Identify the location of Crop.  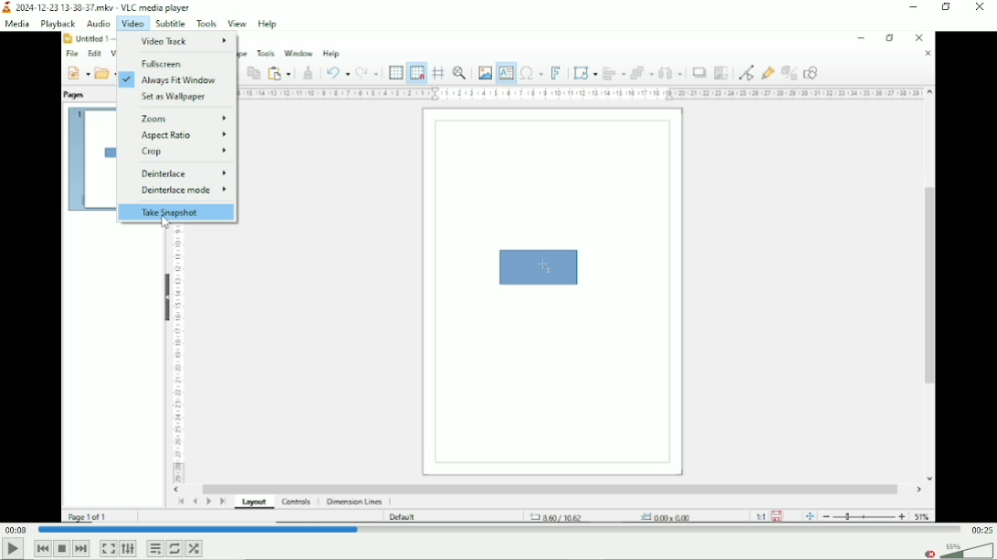
(184, 151).